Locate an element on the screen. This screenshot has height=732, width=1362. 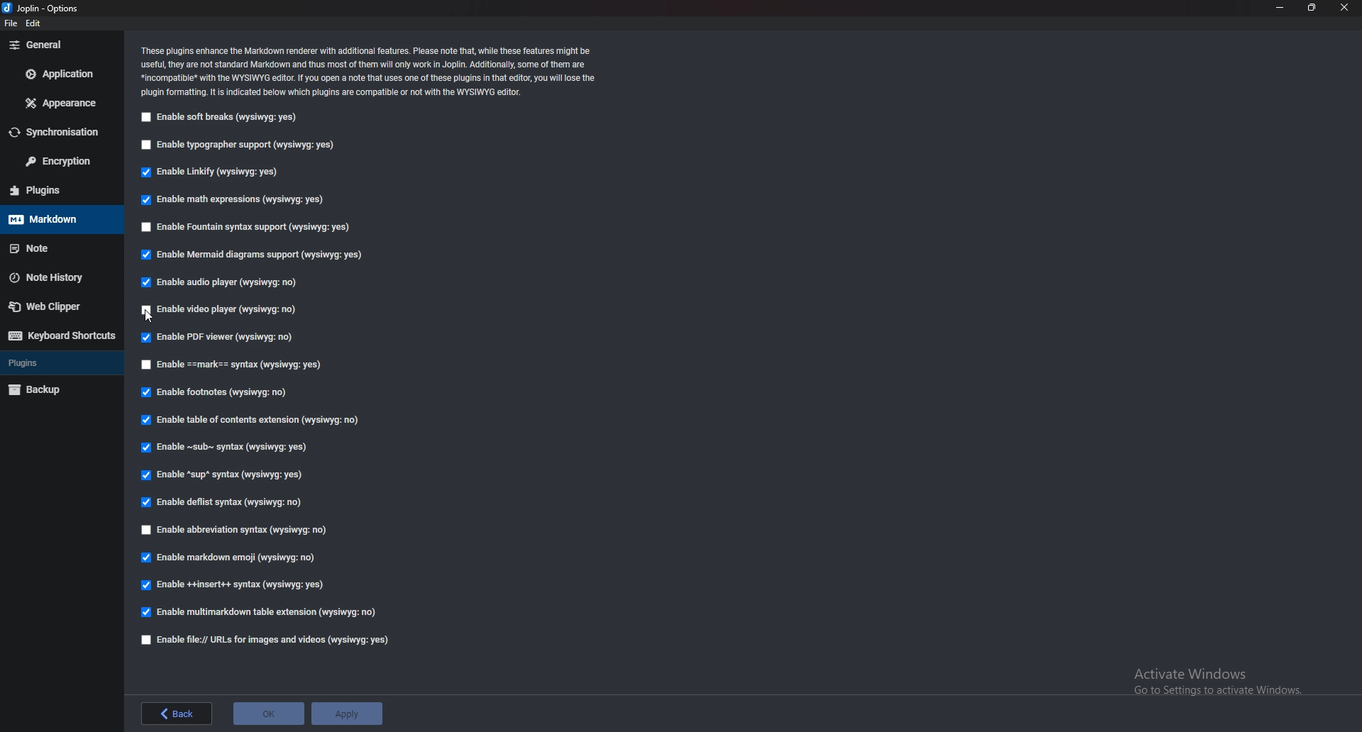
markdown is located at coordinates (53, 220).